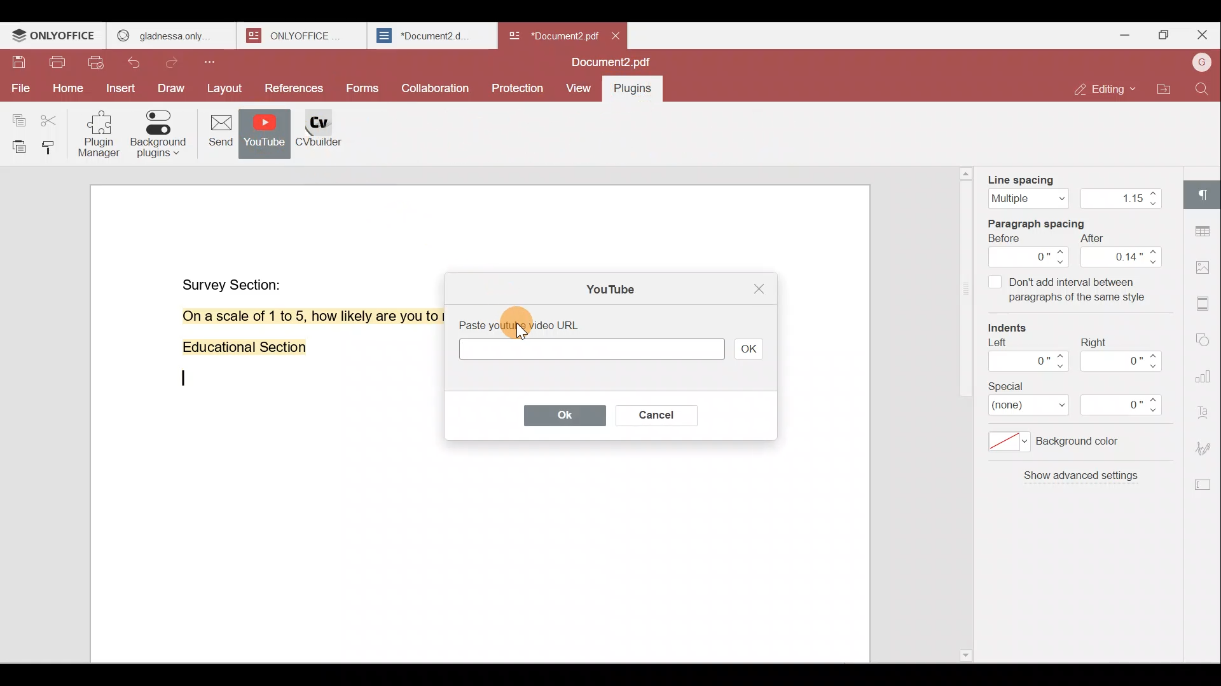 The width and height of the screenshot is (1221, 686). Describe the element at coordinates (182, 379) in the screenshot. I see `text cursor ` at that location.